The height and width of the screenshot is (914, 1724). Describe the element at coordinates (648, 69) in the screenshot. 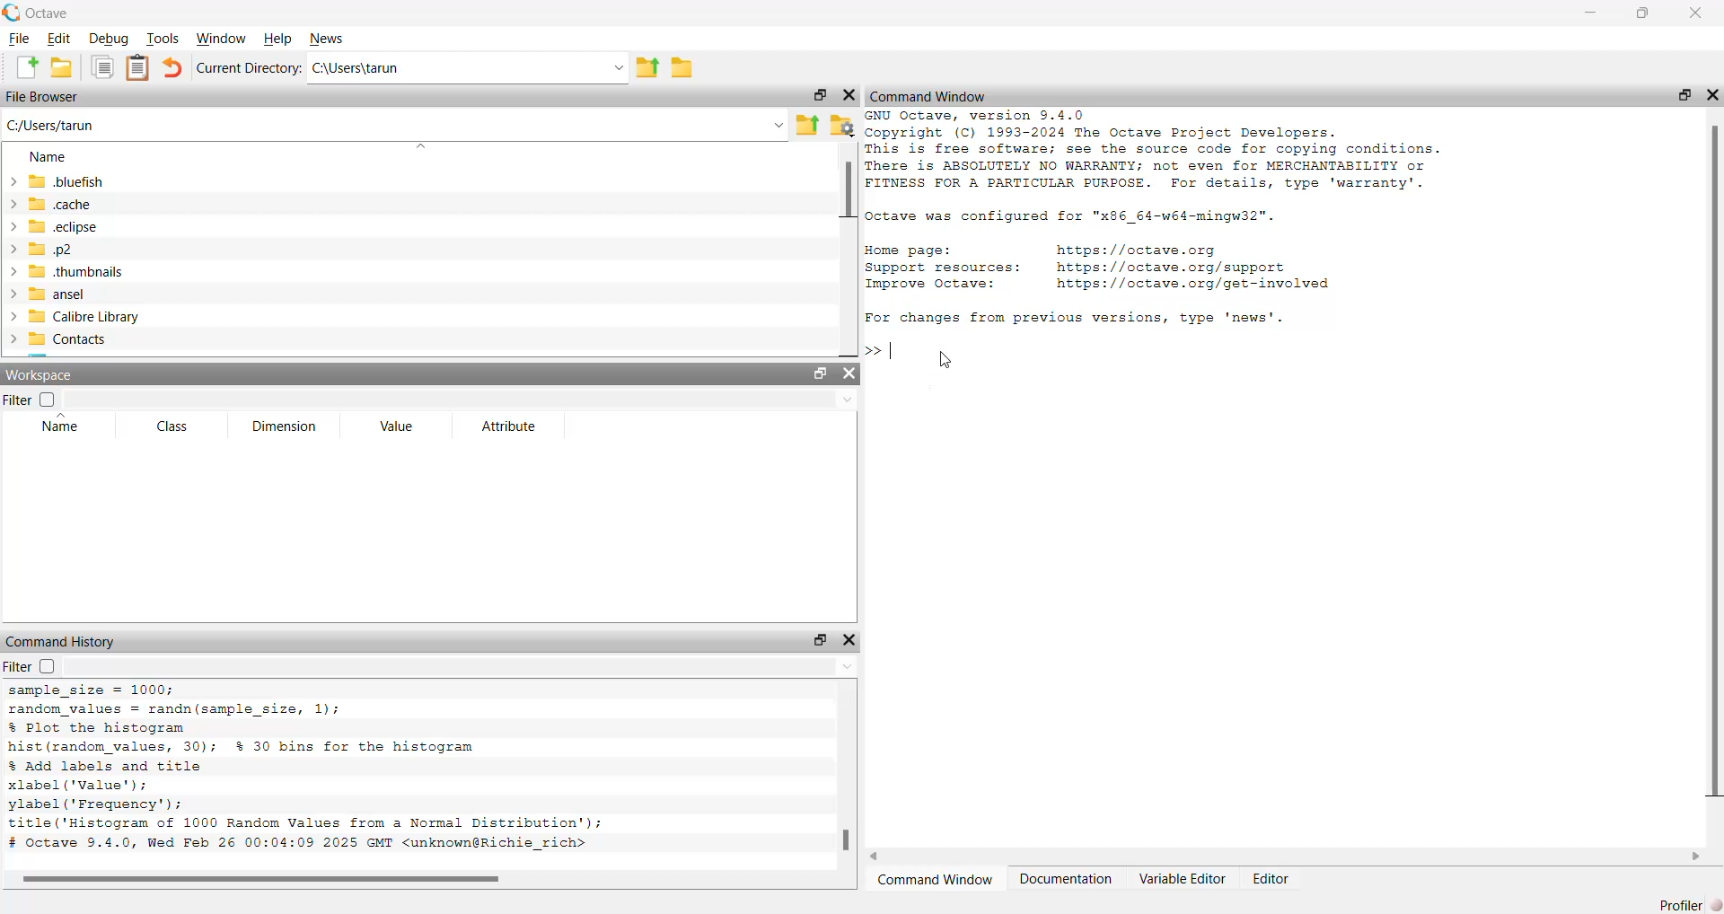

I see `Previous Folder` at that location.